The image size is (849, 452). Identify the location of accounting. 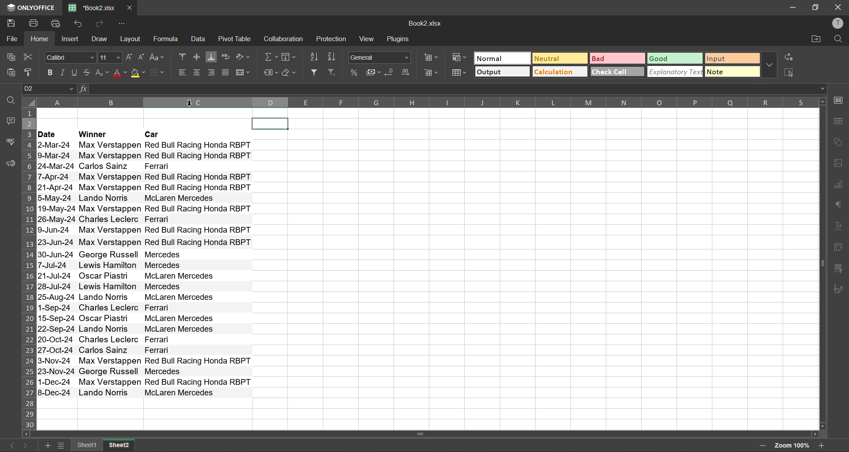
(373, 71).